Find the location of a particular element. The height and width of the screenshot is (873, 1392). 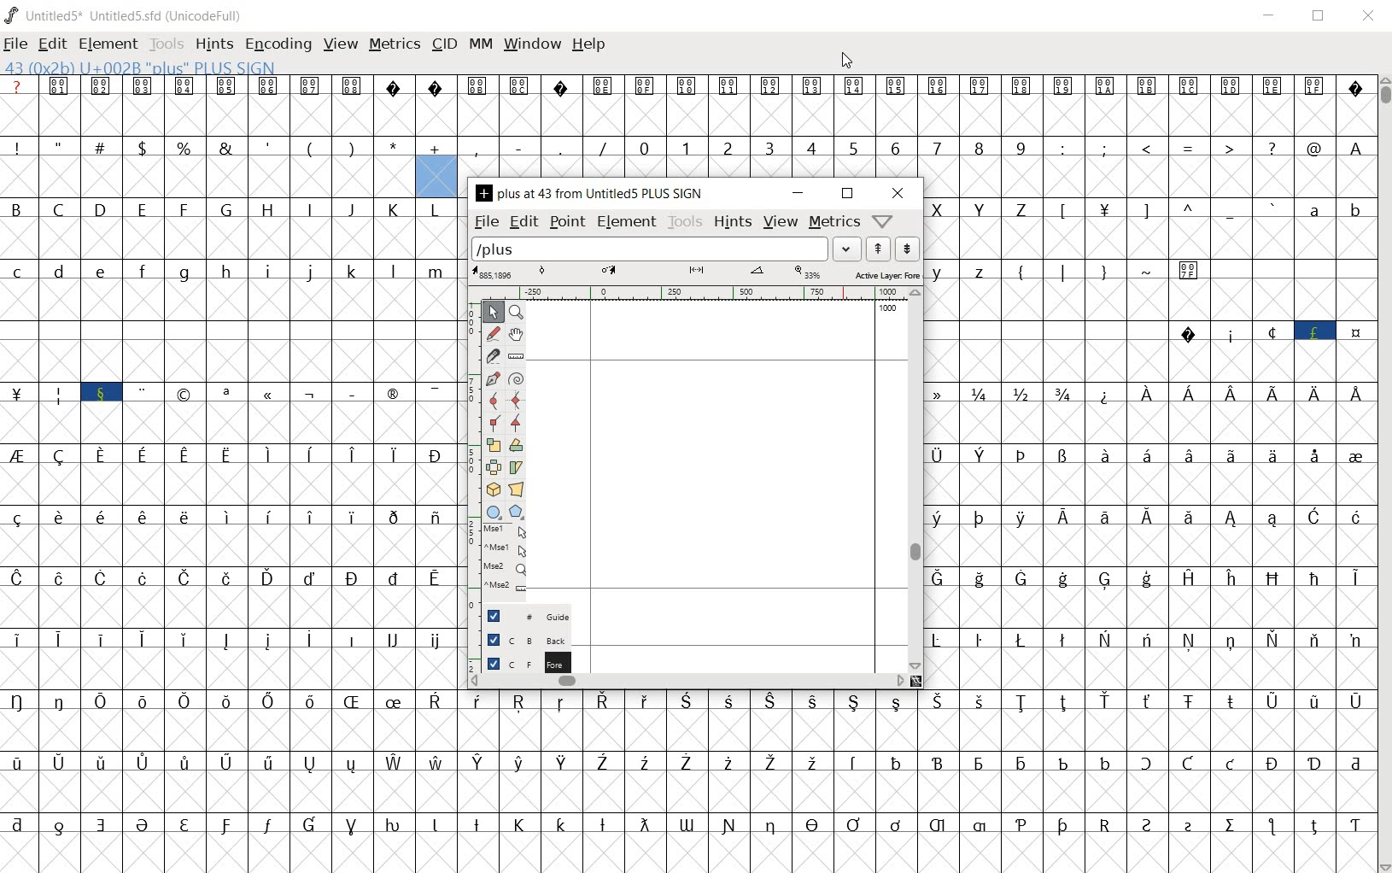

special characters is located at coordinates (1005, 473).